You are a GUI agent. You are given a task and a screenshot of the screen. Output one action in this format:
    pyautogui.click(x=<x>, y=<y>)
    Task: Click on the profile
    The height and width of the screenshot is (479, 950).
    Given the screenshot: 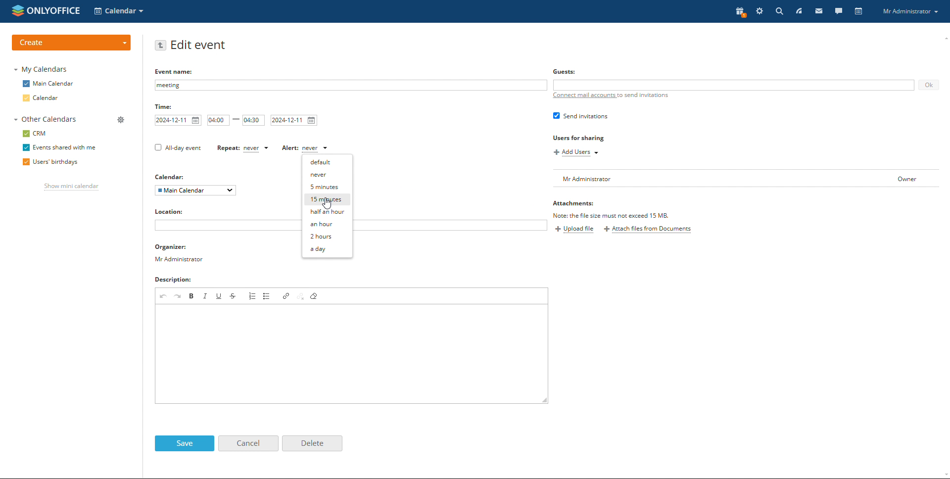 What is the action you would take?
    pyautogui.click(x=912, y=12)
    